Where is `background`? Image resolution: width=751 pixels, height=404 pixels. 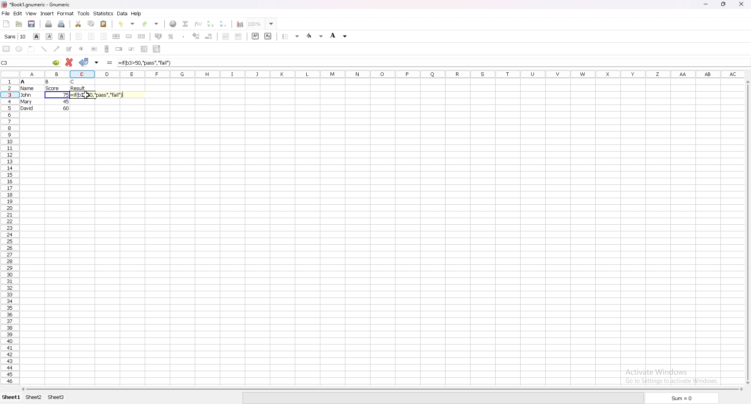 background is located at coordinates (341, 36).